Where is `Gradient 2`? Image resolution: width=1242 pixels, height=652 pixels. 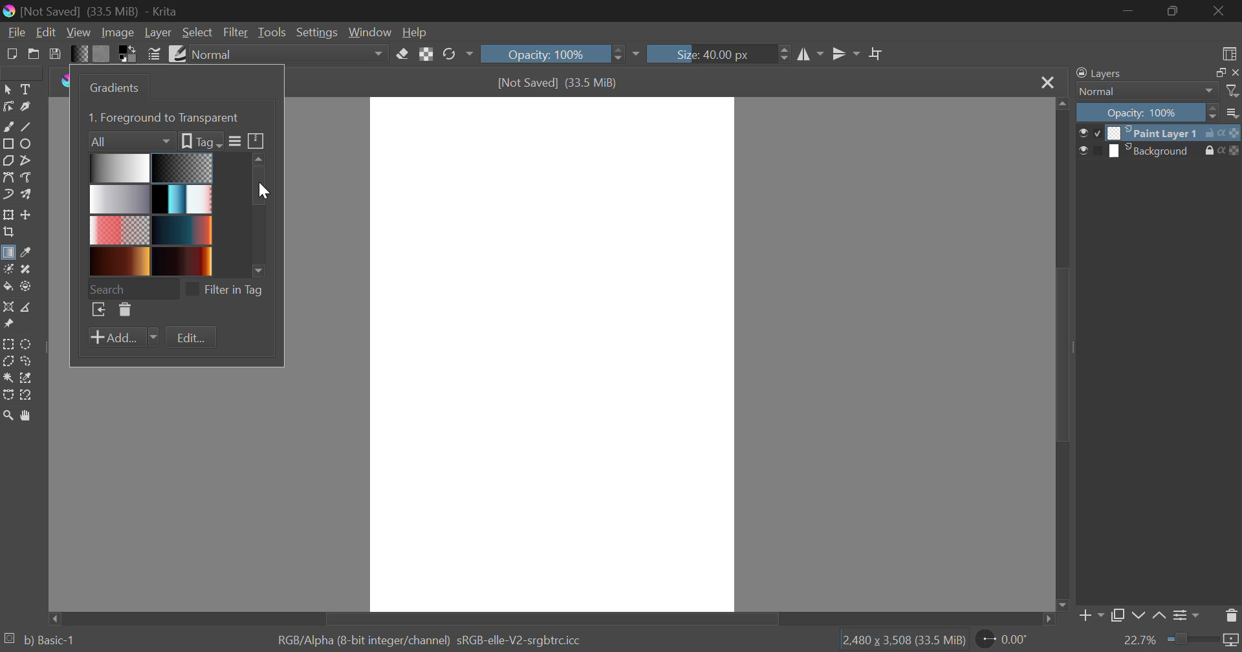
Gradient 2 is located at coordinates (180, 168).